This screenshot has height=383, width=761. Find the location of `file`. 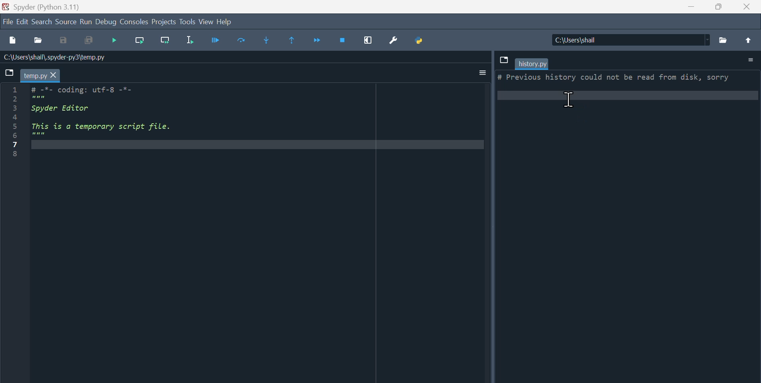

file is located at coordinates (8, 21).